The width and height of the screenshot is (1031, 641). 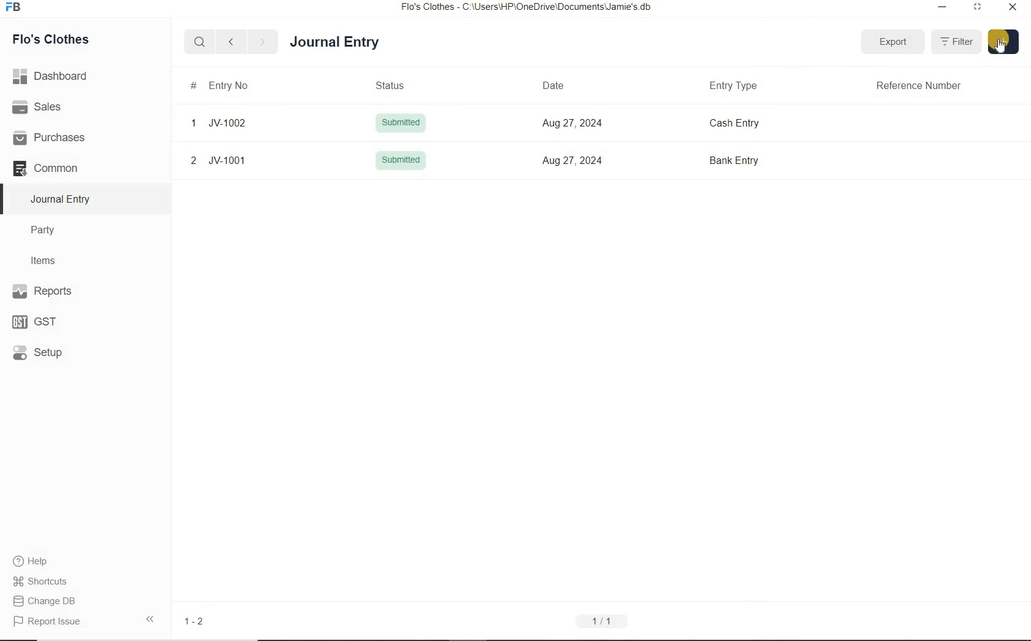 What do you see at coordinates (49, 259) in the screenshot?
I see `Items` at bounding box center [49, 259].